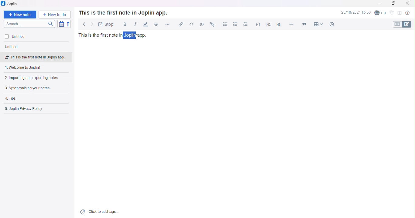  I want to click on Checkbox list, so click(246, 25).